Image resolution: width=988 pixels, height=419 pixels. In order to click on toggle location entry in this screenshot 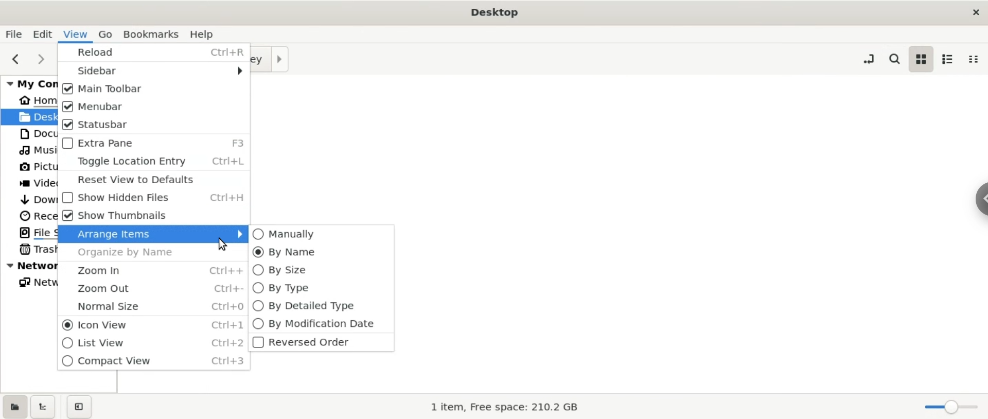, I will do `click(152, 162)`.